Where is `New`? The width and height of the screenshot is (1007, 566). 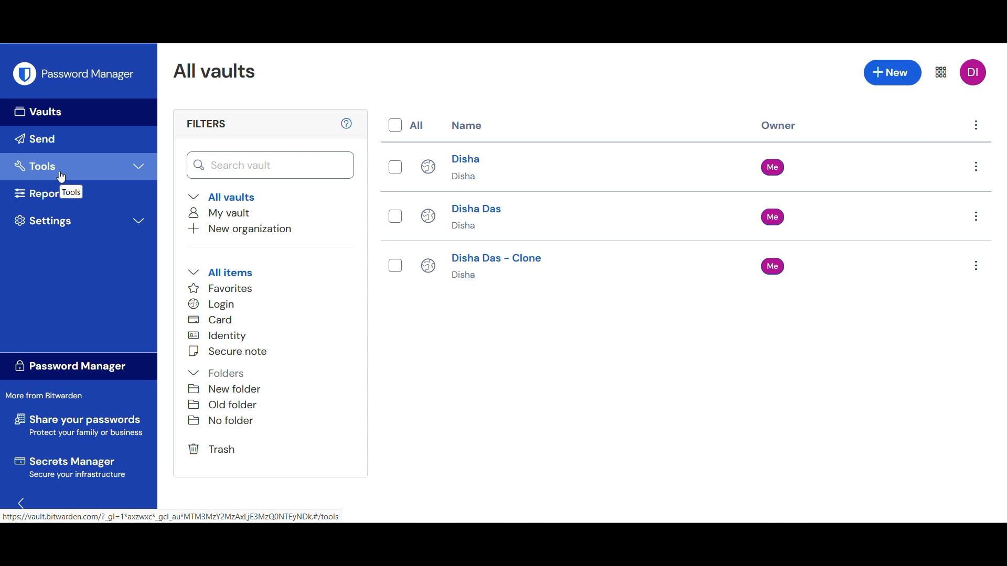 New is located at coordinates (893, 72).